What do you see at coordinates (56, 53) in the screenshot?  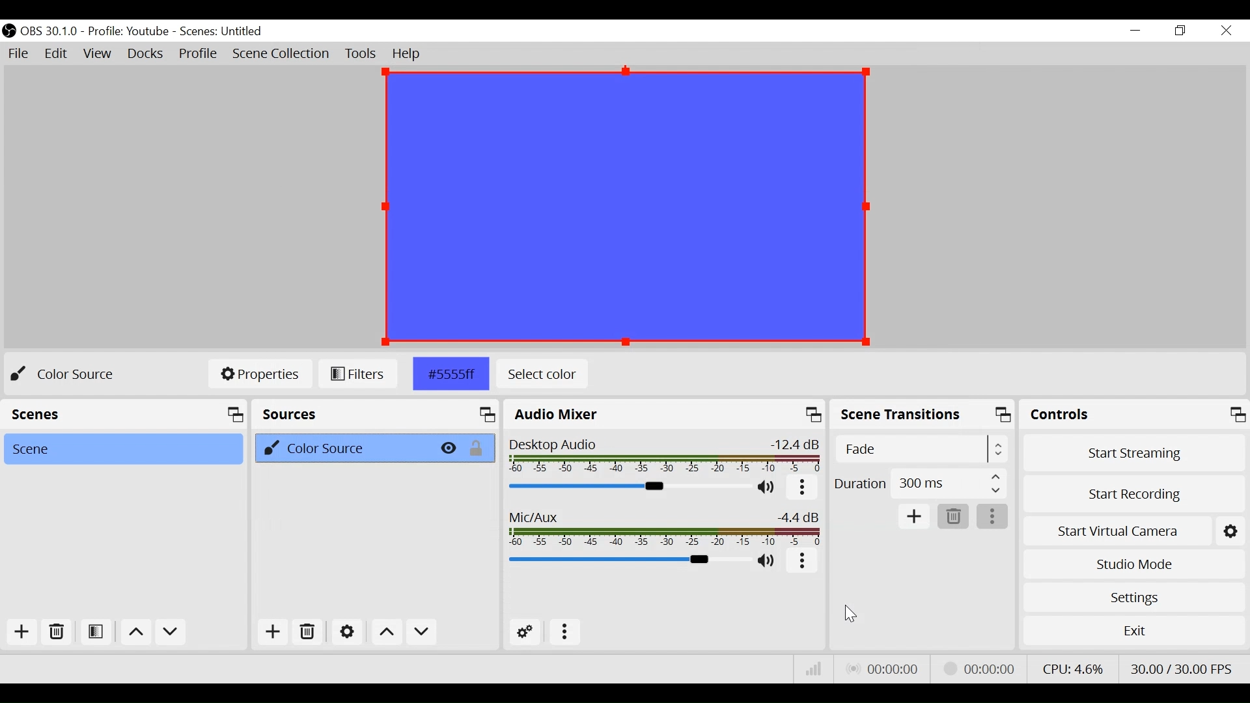 I see `Edit` at bounding box center [56, 53].